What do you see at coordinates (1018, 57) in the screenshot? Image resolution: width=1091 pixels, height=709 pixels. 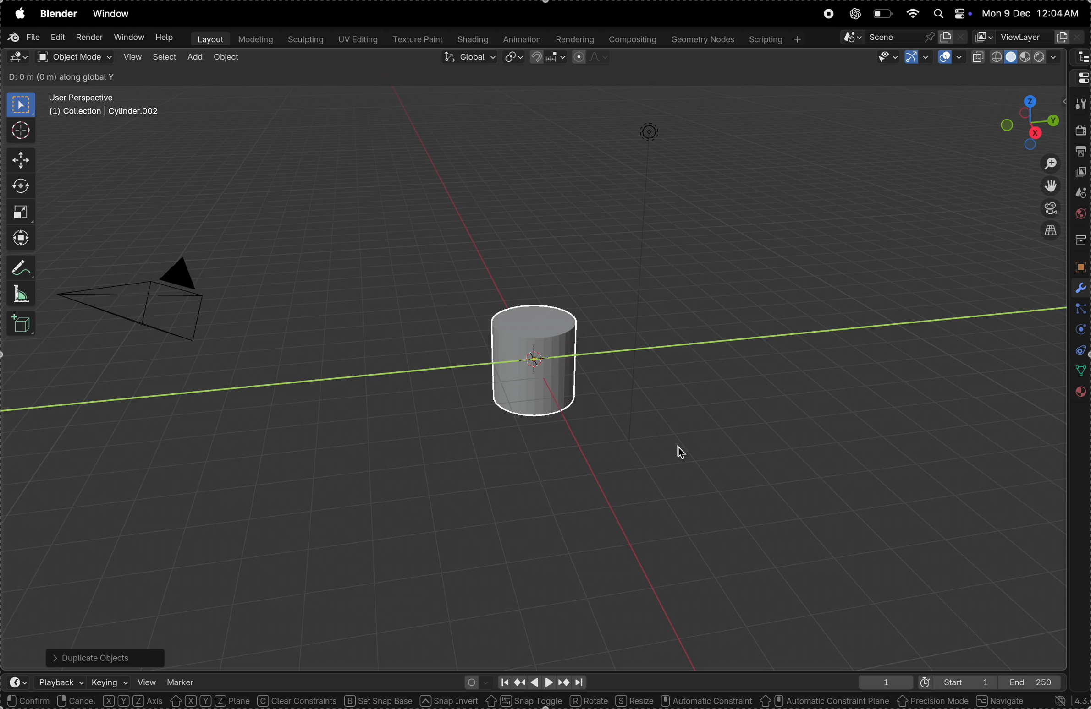 I see `view point shading` at bounding box center [1018, 57].